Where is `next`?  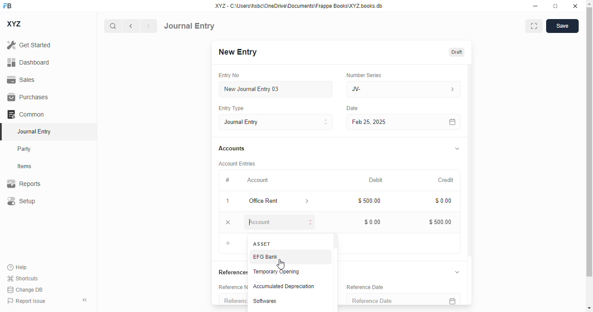 next is located at coordinates (149, 26).